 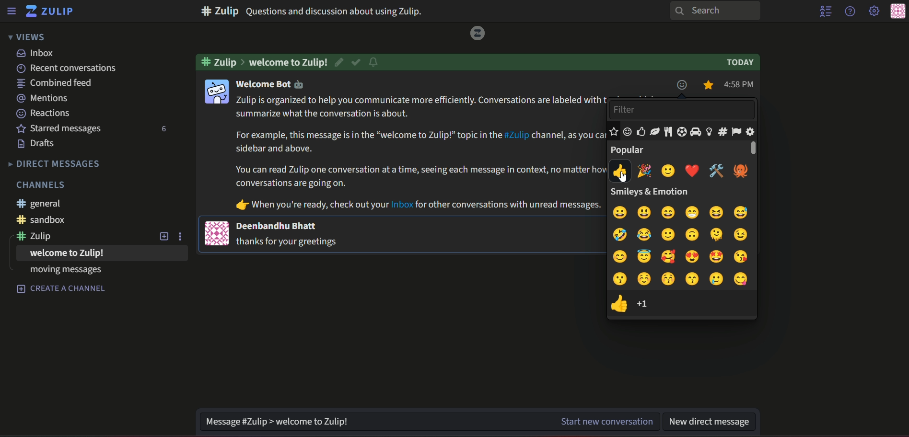 What do you see at coordinates (680, 171) in the screenshot?
I see `popular emojis` at bounding box center [680, 171].